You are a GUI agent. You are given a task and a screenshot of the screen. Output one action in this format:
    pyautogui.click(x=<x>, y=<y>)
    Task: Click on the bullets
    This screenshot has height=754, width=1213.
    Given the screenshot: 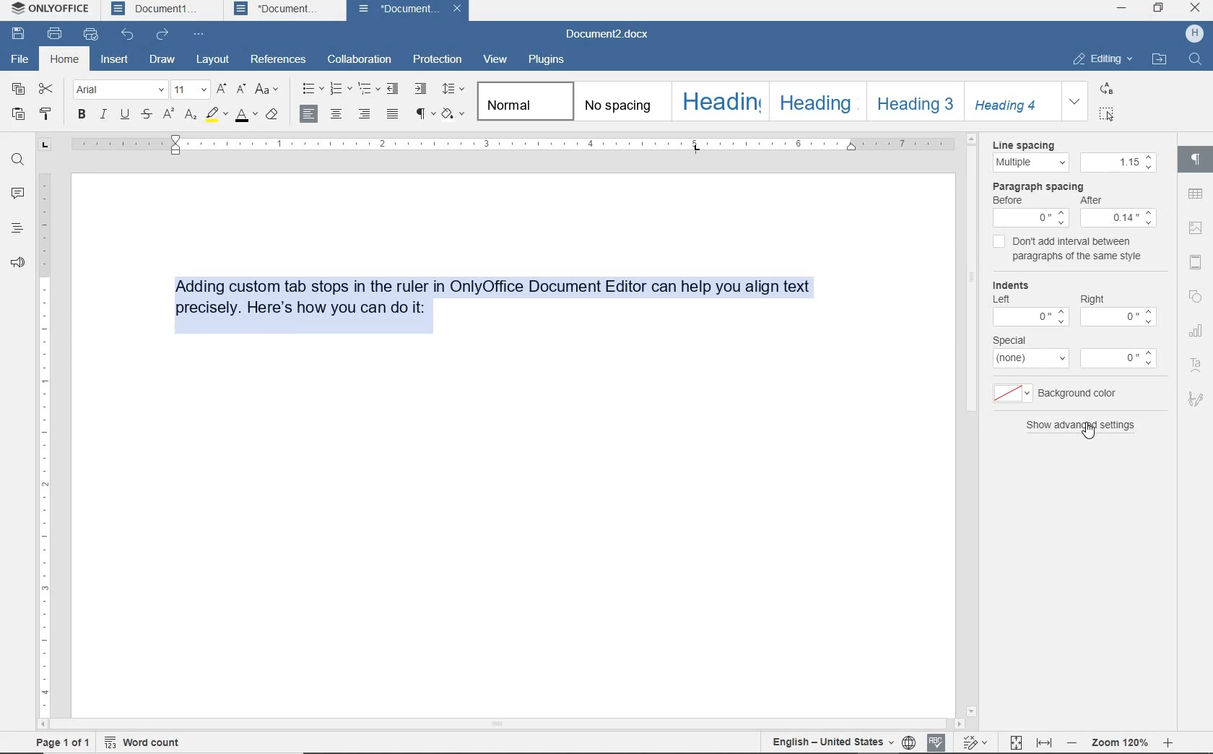 What is the action you would take?
    pyautogui.click(x=310, y=88)
    